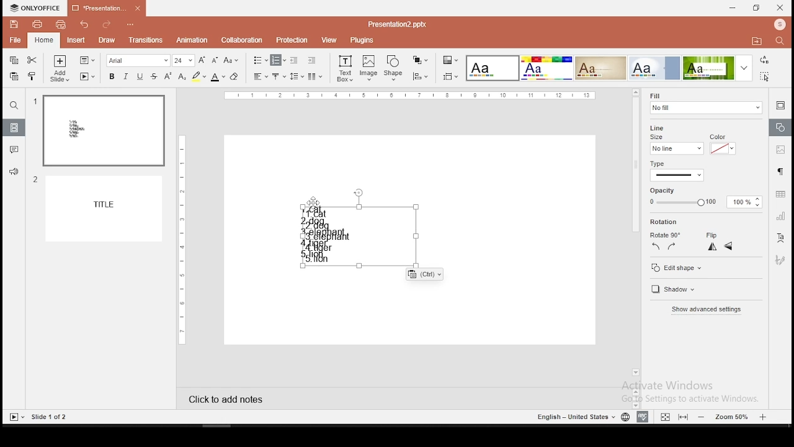 This screenshot has width=794, height=447. I want to click on theme, so click(718, 68).